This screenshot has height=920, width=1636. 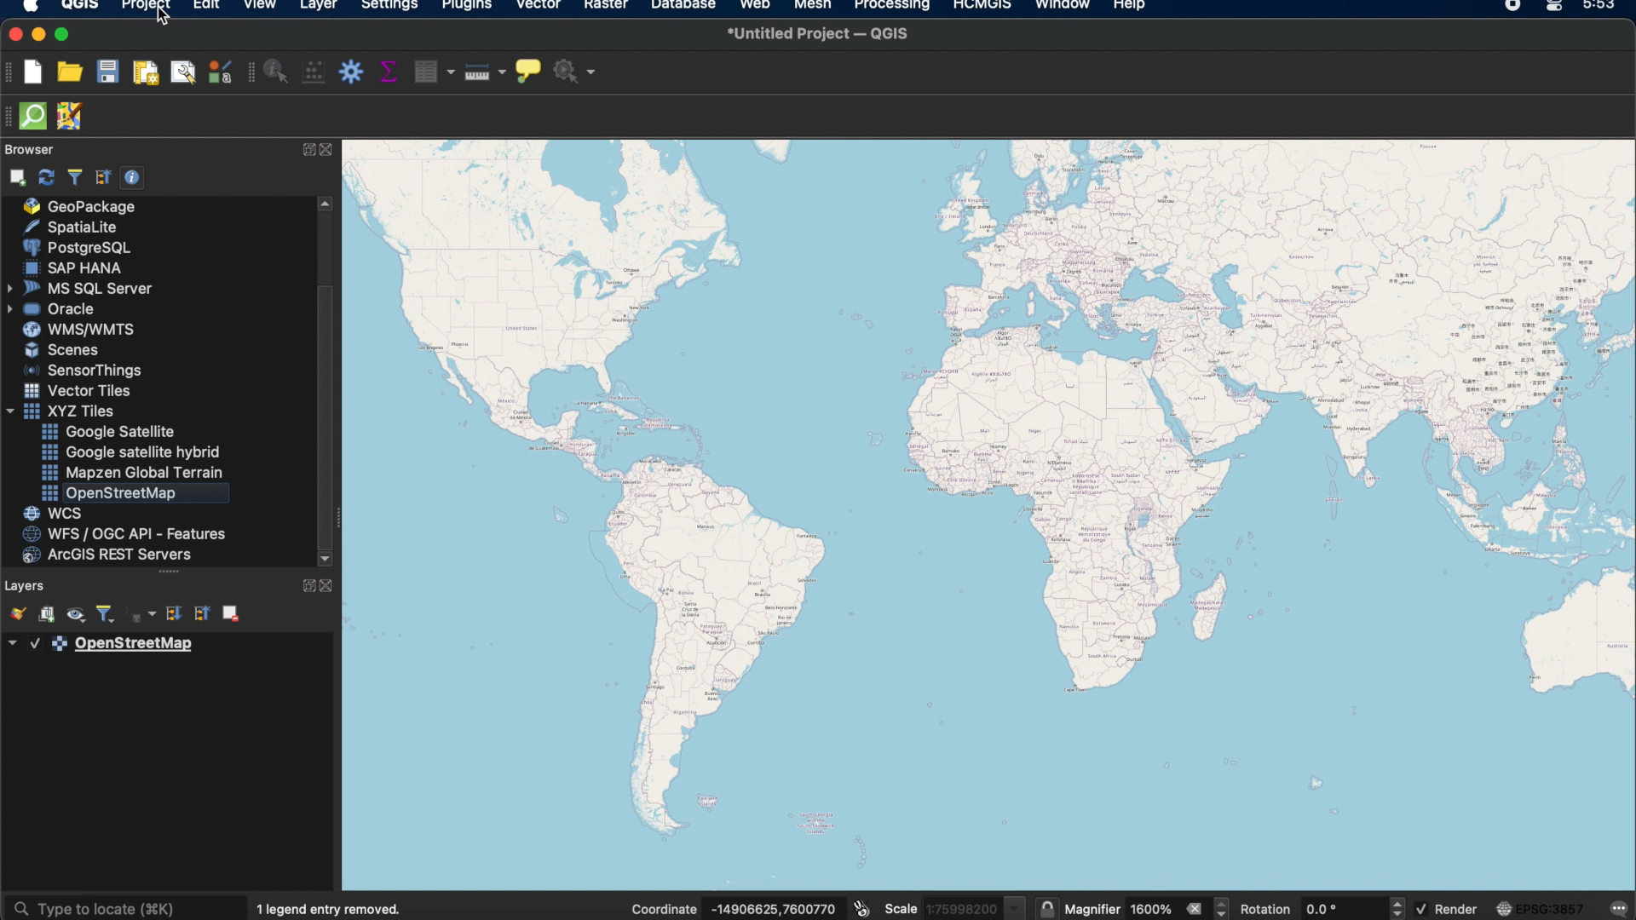 I want to click on open the layer, so click(x=18, y=612).